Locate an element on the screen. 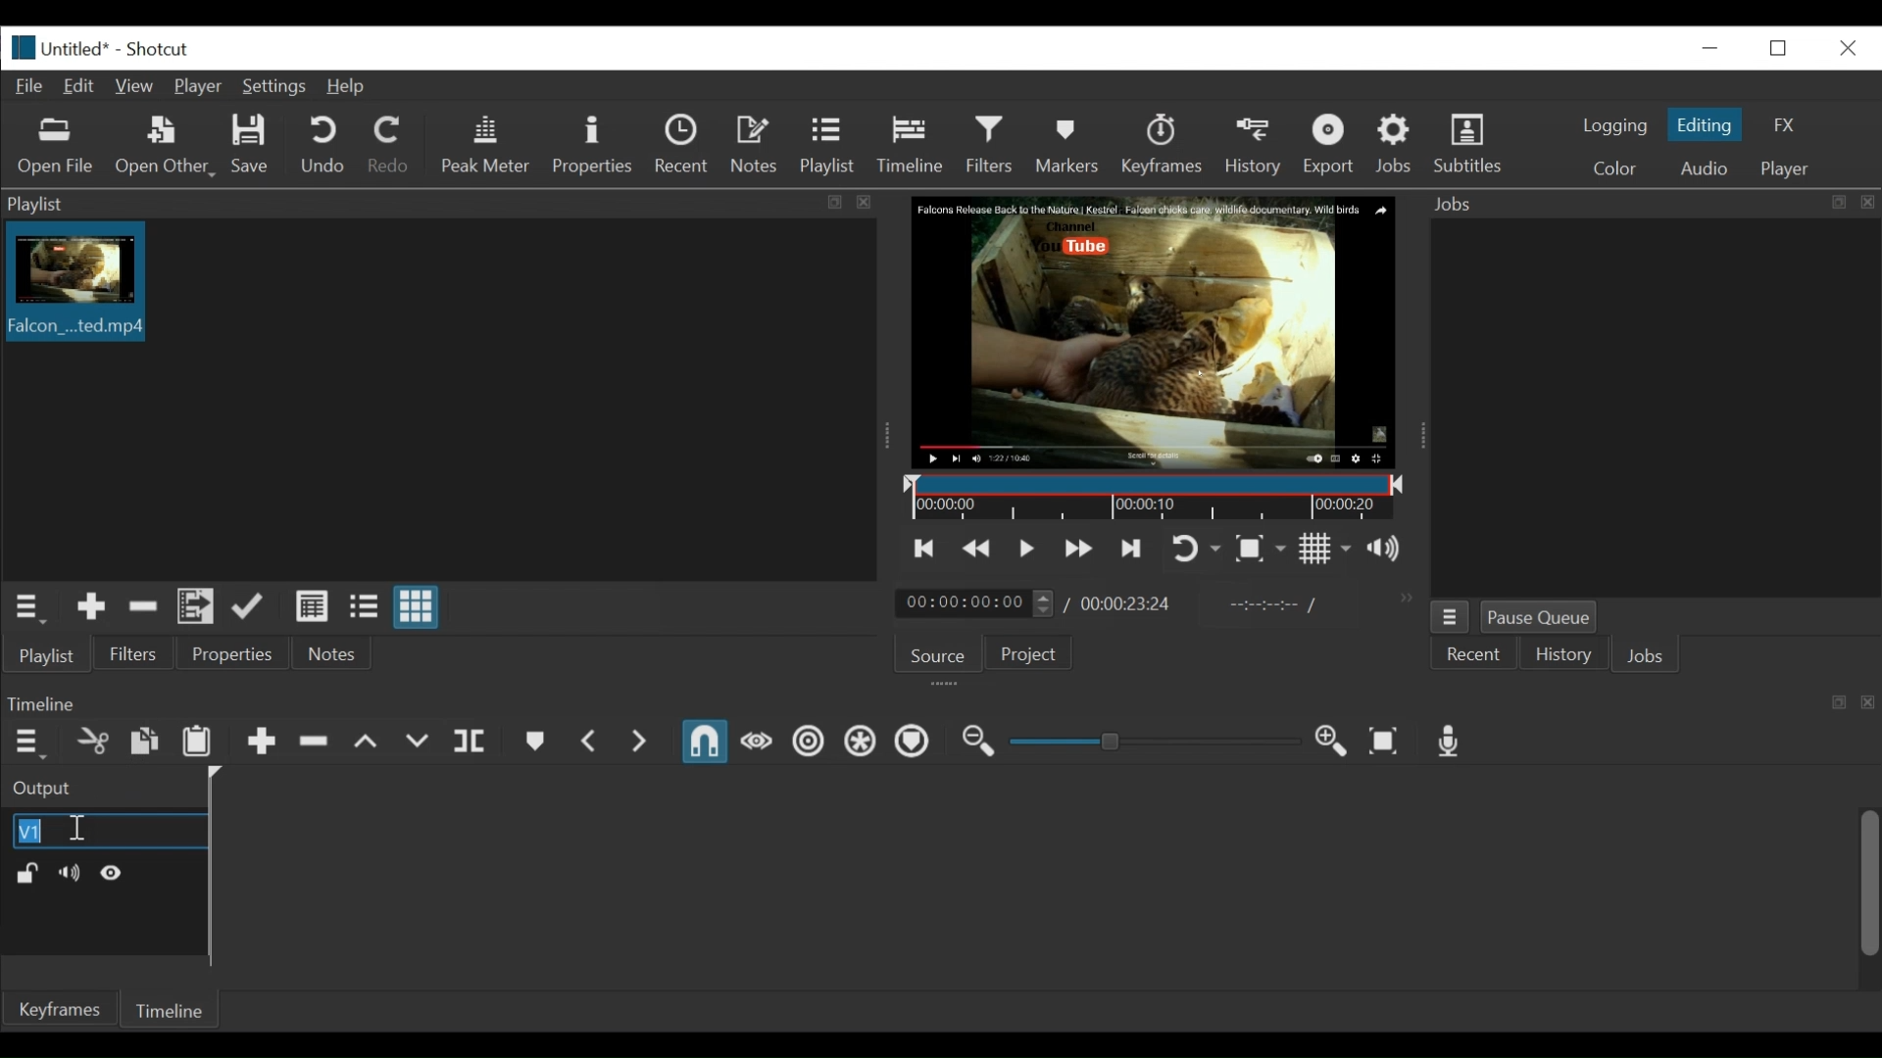 The height and width of the screenshot is (1058, 1882). Editing is located at coordinates (1703, 124).